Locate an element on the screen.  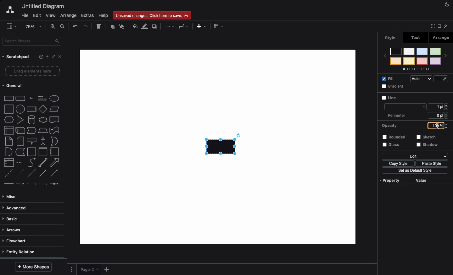
Fill is located at coordinates (389, 78).